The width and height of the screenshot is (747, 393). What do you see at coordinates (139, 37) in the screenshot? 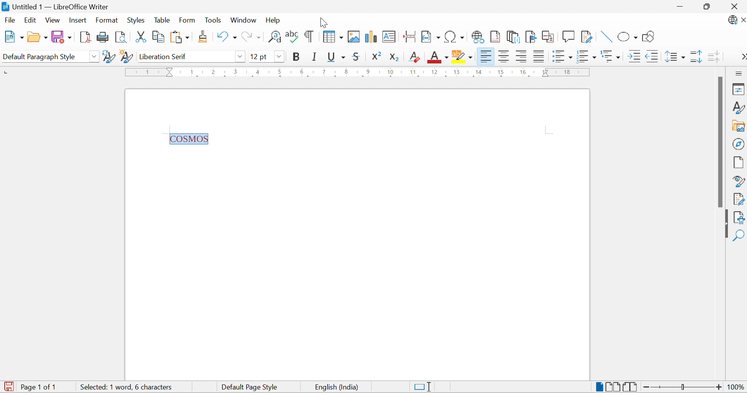
I see `Cut` at bounding box center [139, 37].